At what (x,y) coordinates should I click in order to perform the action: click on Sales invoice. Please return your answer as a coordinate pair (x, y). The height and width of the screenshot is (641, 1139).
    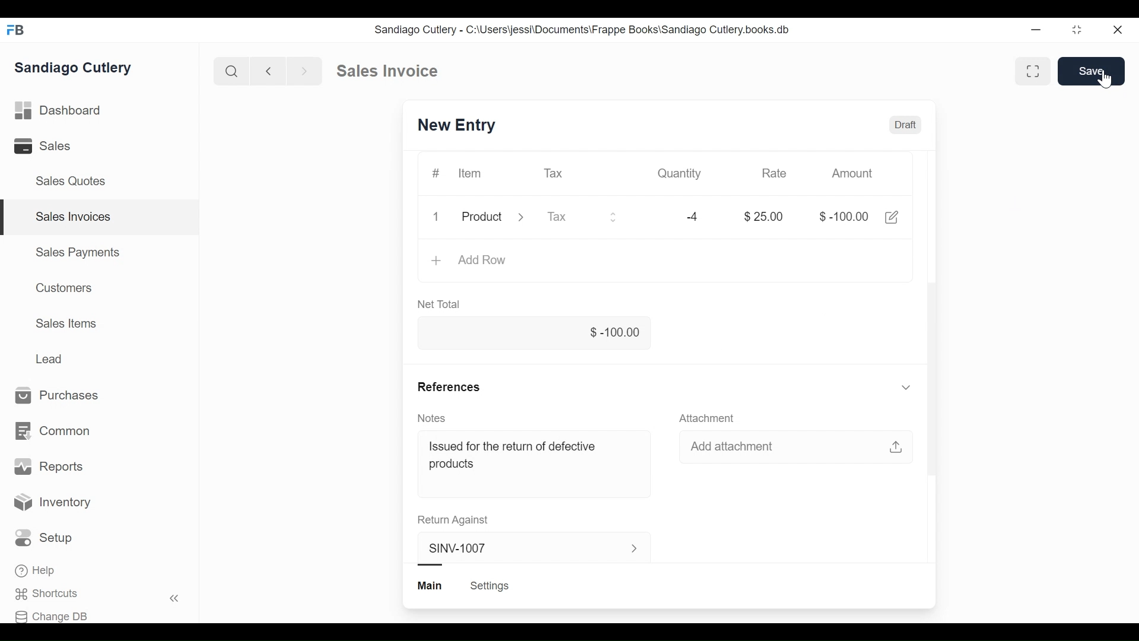
    Looking at the image, I should click on (387, 71).